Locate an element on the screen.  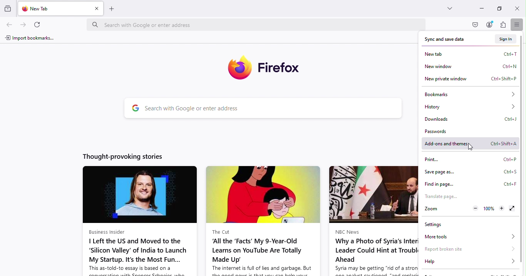
Bookmarks is located at coordinates (469, 94).